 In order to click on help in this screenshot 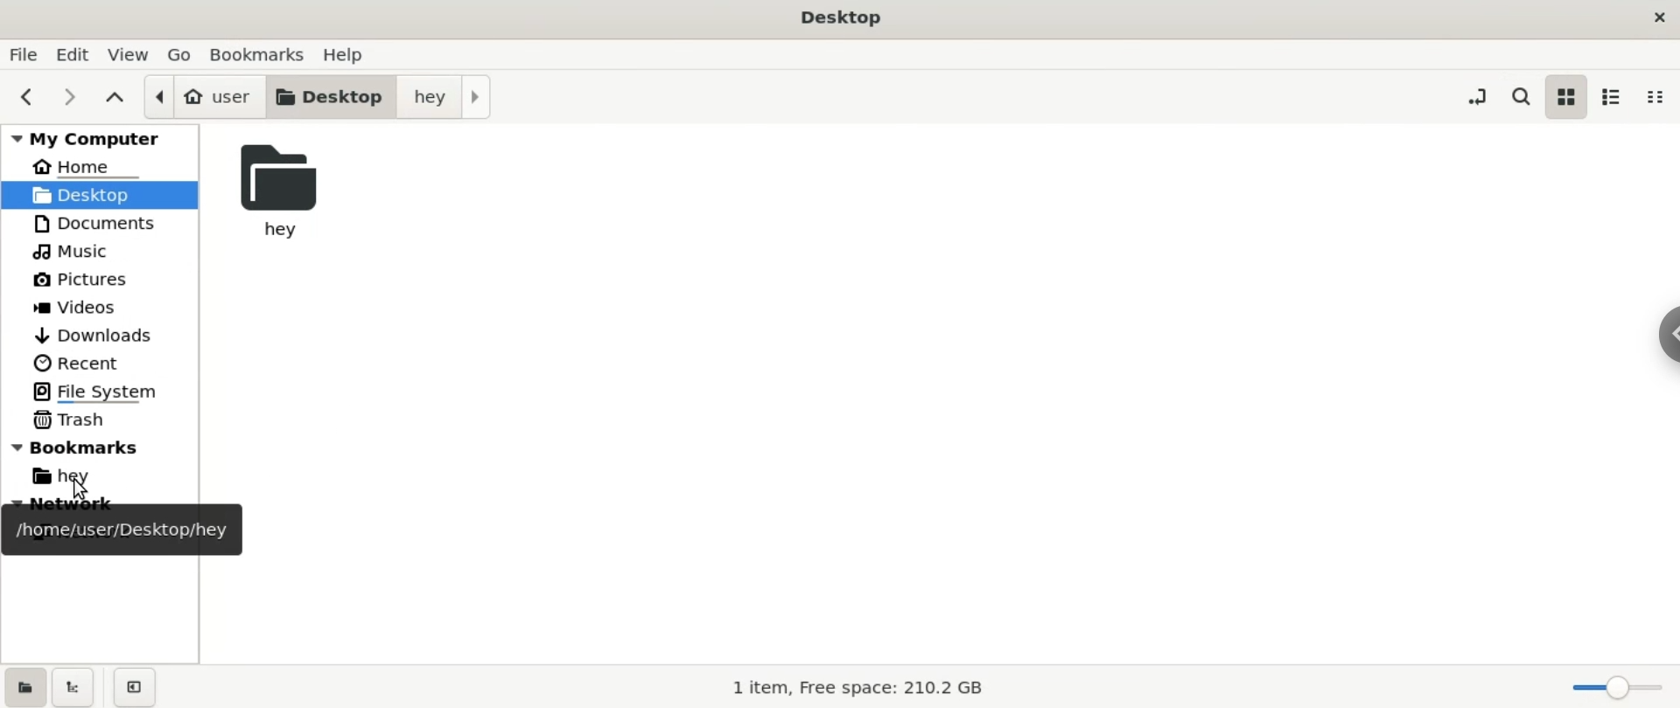, I will do `click(354, 54)`.